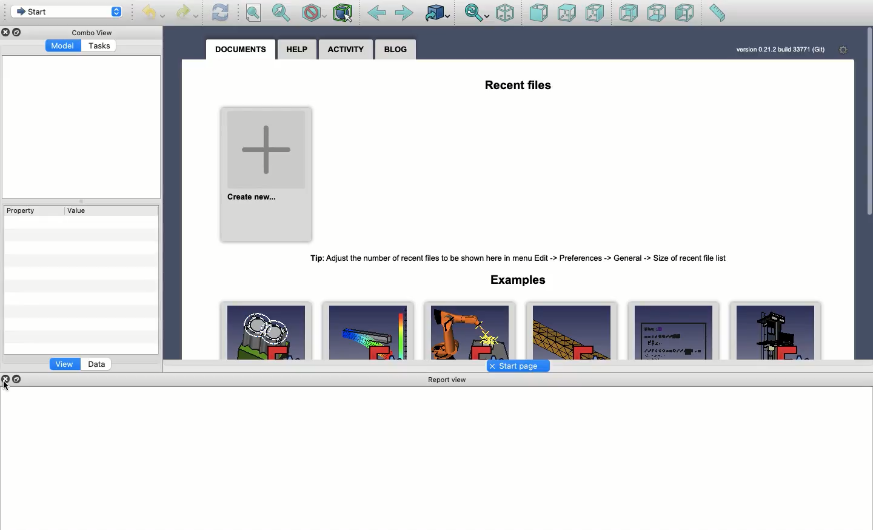 This screenshot has height=530, width=873. Describe the element at coordinates (375, 15) in the screenshot. I see `Back` at that location.